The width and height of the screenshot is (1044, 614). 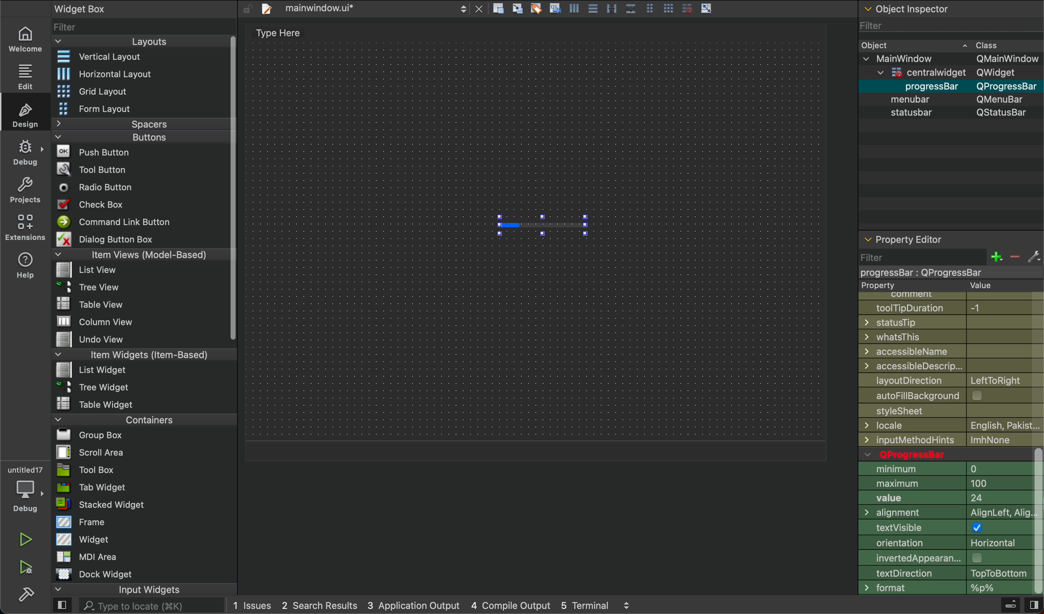 What do you see at coordinates (26, 593) in the screenshot?
I see `build` at bounding box center [26, 593].